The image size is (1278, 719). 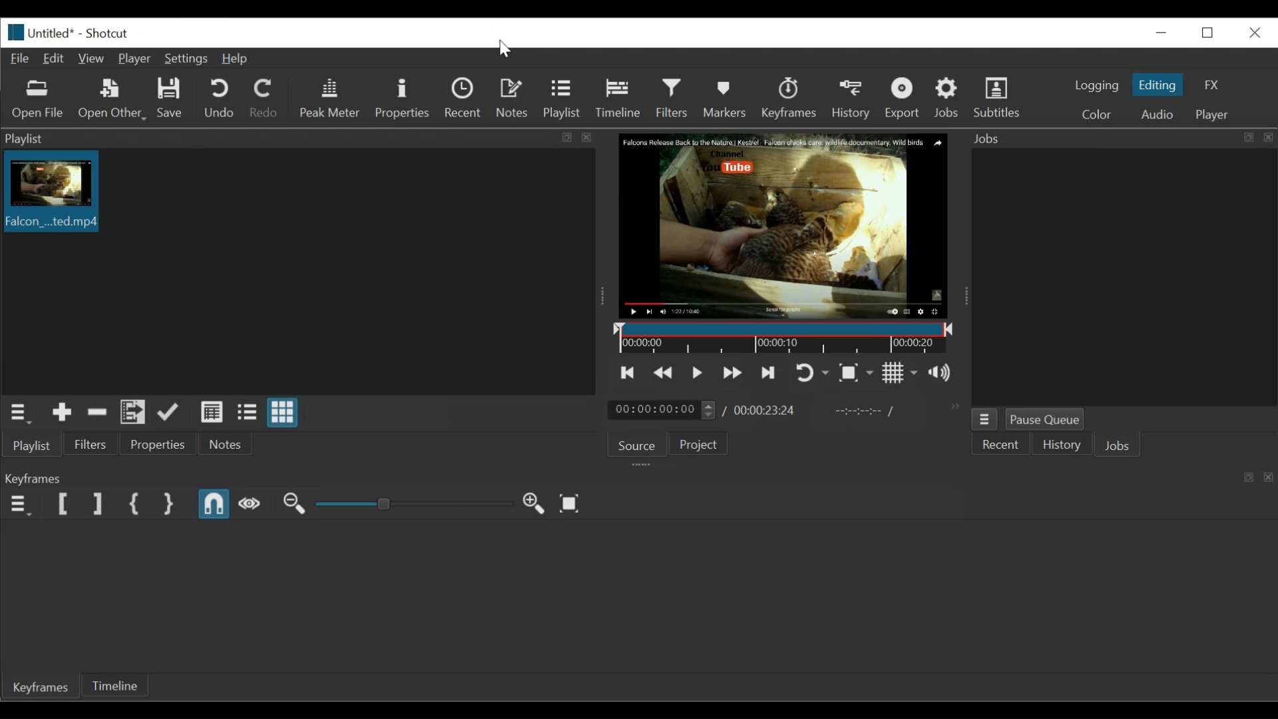 What do you see at coordinates (170, 503) in the screenshot?
I see `Set Second Simple keyframe` at bounding box center [170, 503].